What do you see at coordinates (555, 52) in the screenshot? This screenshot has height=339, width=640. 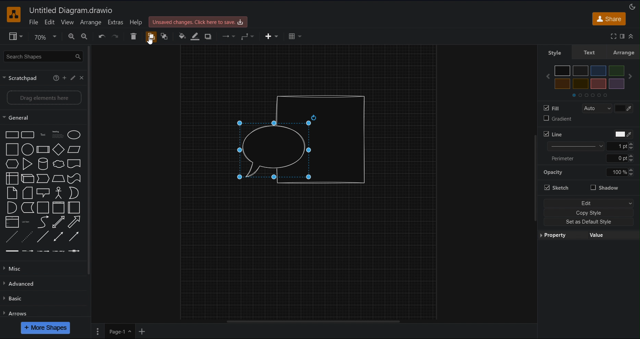 I see `Style` at bounding box center [555, 52].